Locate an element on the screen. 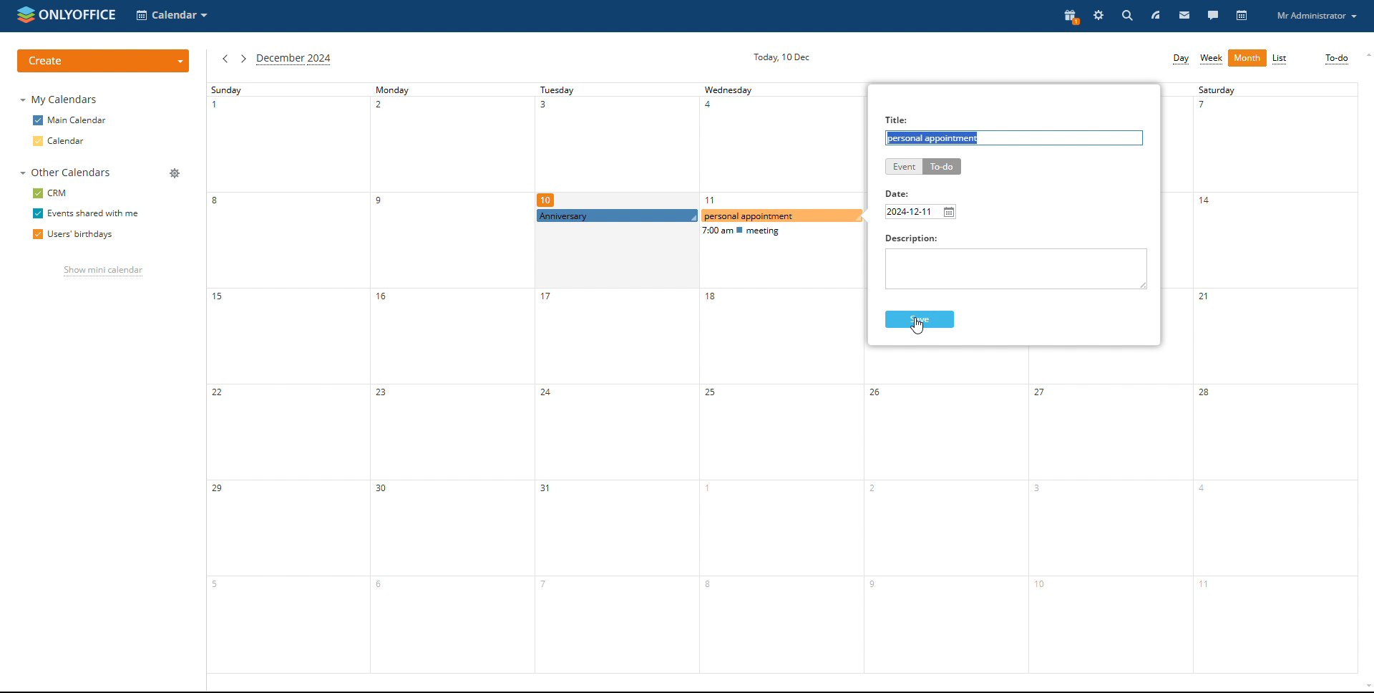  calendar is located at coordinates (71, 140).